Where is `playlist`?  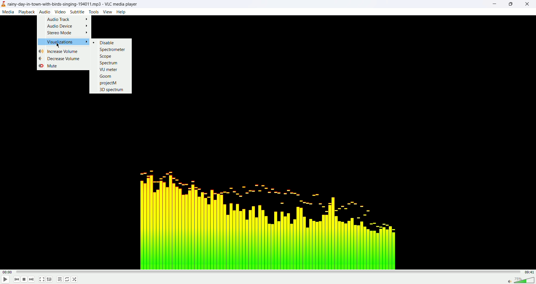
playlist is located at coordinates (59, 279).